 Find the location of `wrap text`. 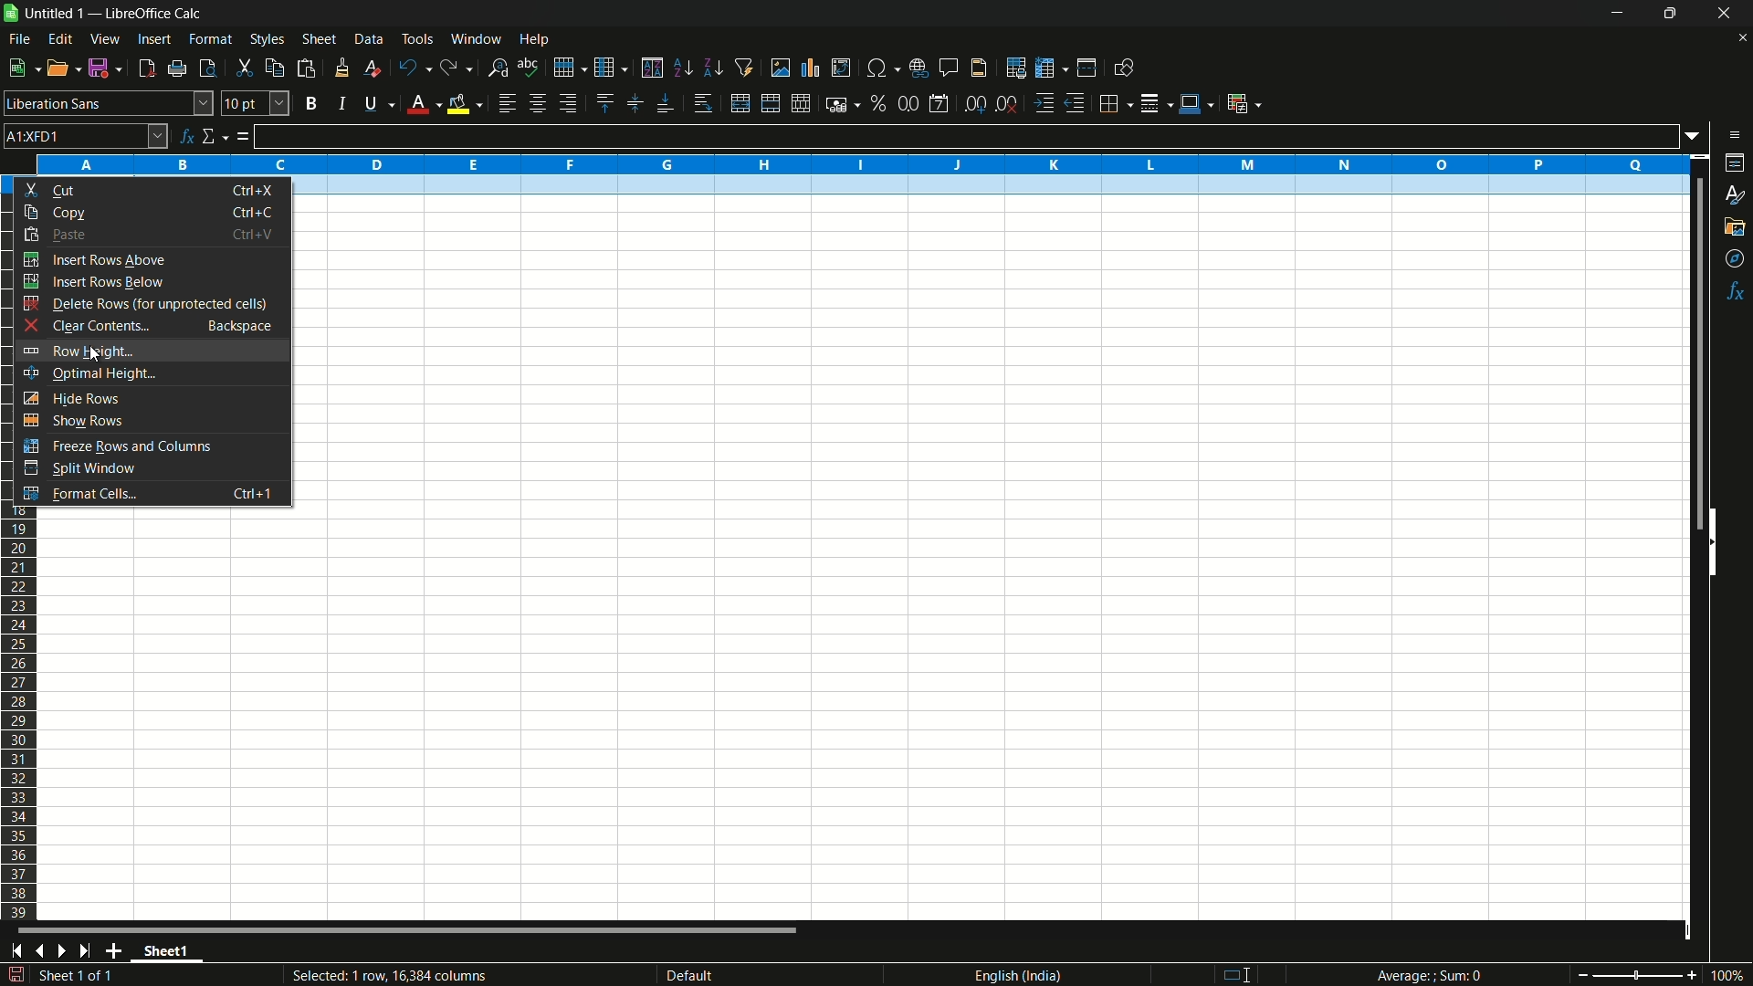

wrap text is located at coordinates (707, 104).